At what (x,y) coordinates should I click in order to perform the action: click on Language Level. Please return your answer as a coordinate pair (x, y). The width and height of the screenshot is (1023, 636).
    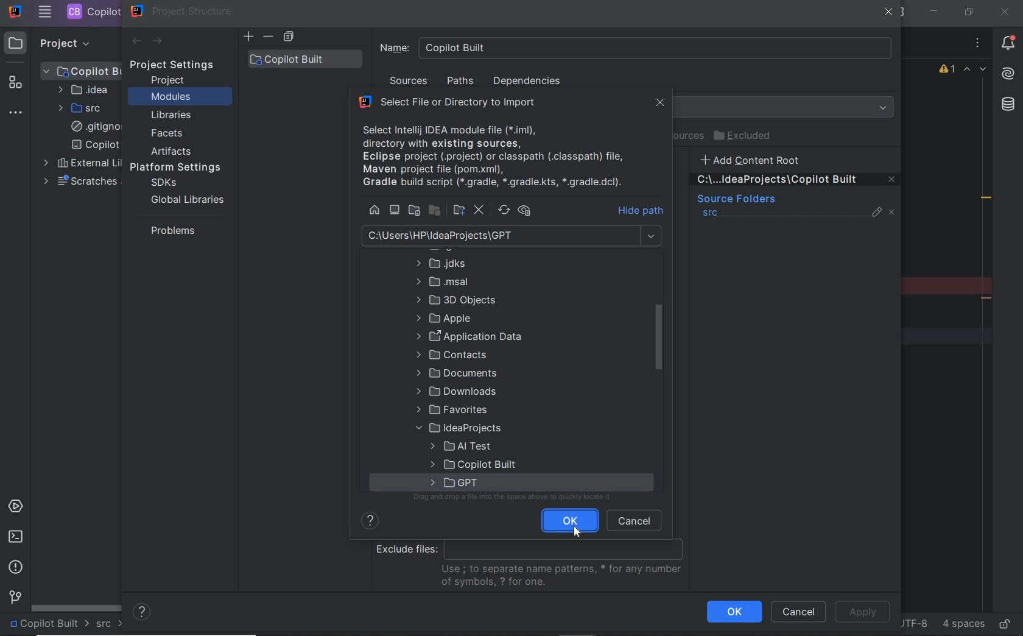
    Looking at the image, I should click on (786, 107).